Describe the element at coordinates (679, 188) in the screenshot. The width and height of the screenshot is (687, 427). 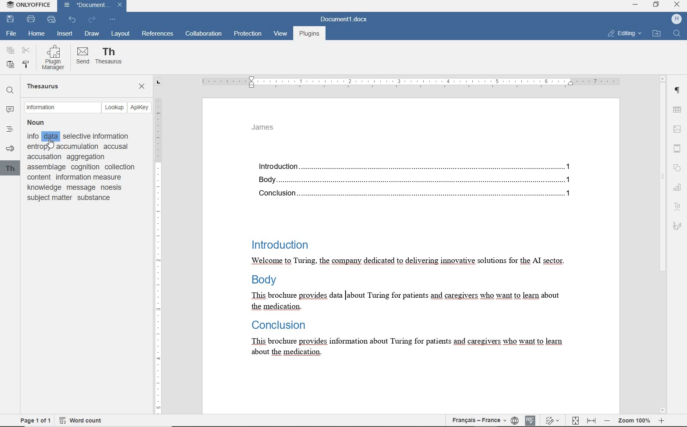
I see `CHART` at that location.